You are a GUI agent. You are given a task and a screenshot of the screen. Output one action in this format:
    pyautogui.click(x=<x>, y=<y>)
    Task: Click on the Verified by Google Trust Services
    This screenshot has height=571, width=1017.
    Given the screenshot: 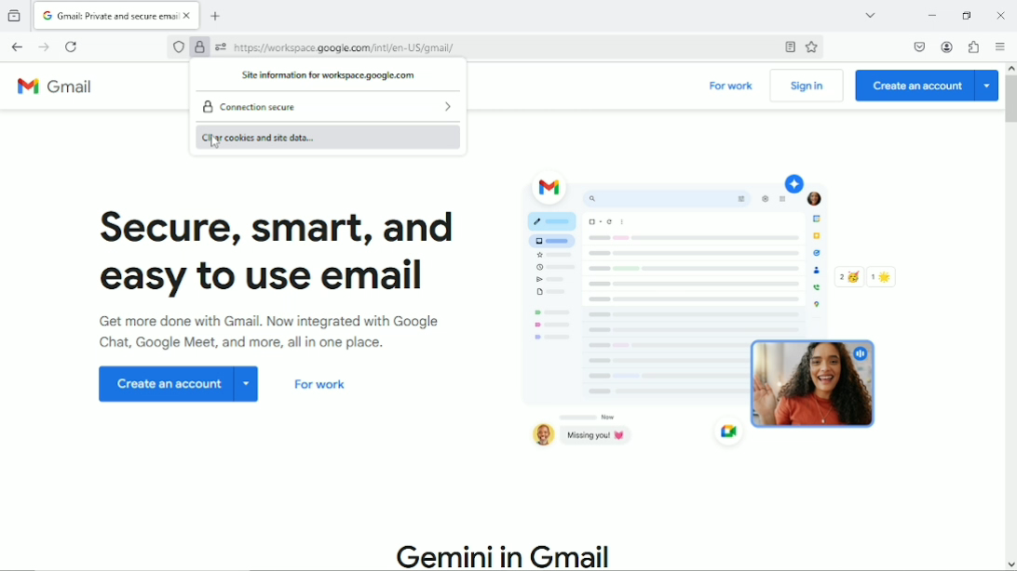 What is the action you would take?
    pyautogui.click(x=200, y=48)
    